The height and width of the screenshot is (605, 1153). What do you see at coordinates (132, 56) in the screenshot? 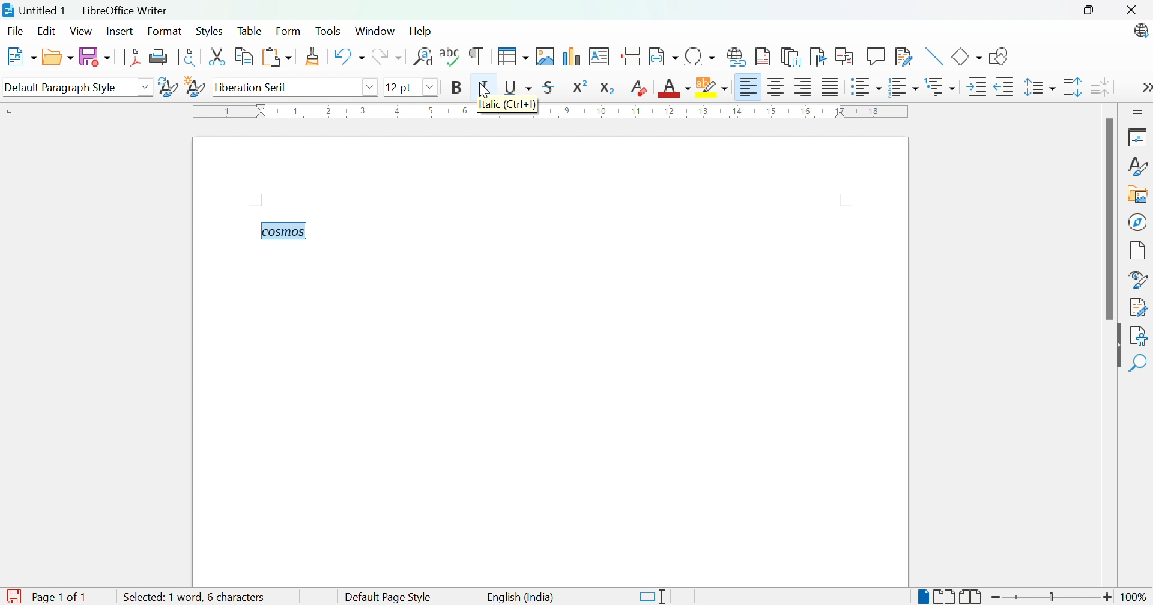
I see `Export as PDF` at bounding box center [132, 56].